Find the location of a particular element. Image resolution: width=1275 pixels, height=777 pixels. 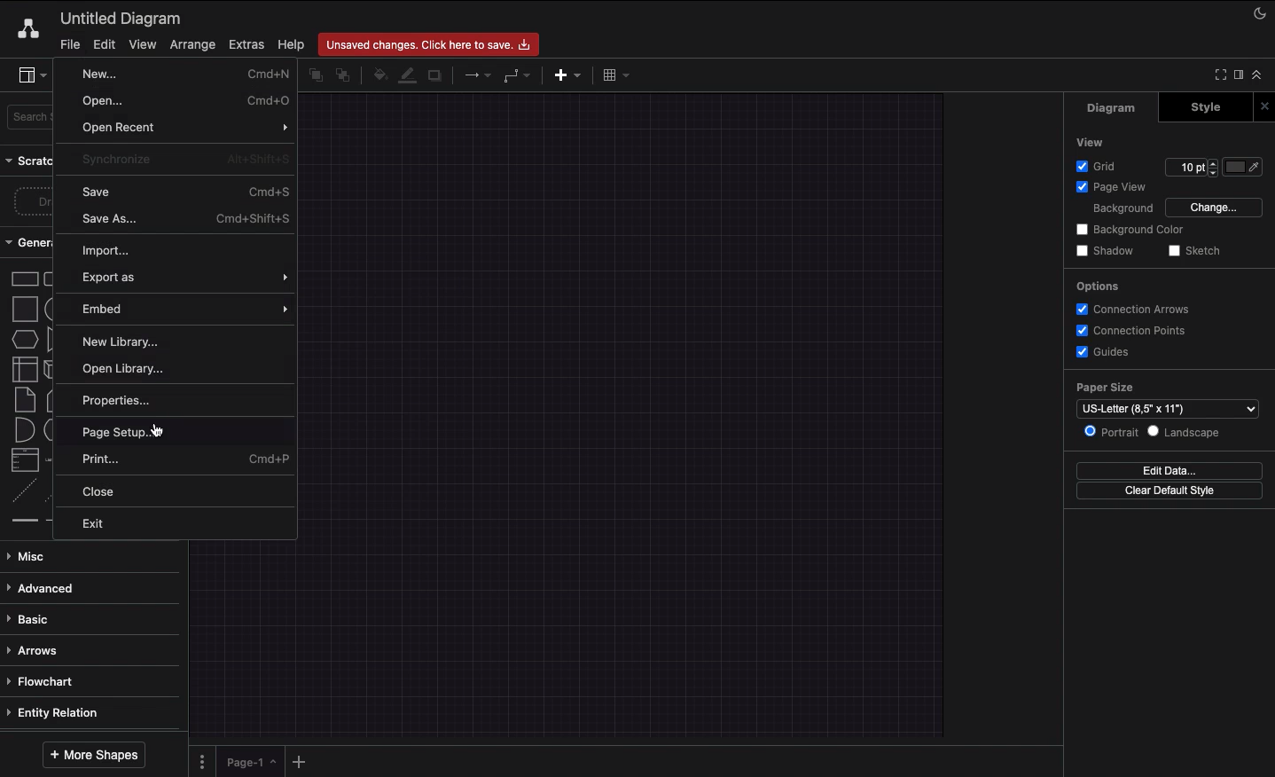

Open recent is located at coordinates (185, 129).